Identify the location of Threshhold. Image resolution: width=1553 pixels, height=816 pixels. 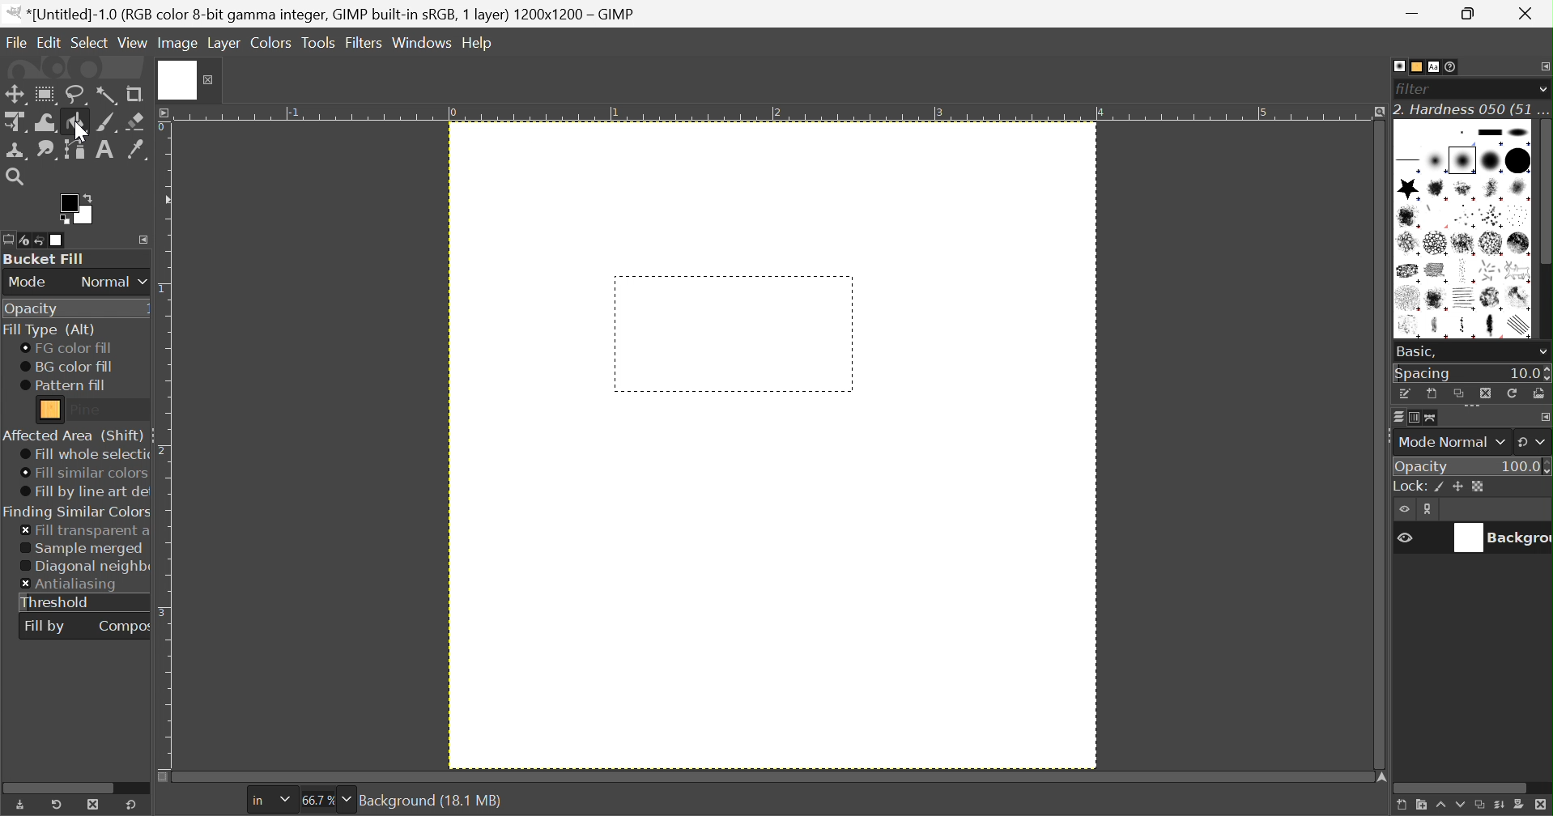
(56, 602).